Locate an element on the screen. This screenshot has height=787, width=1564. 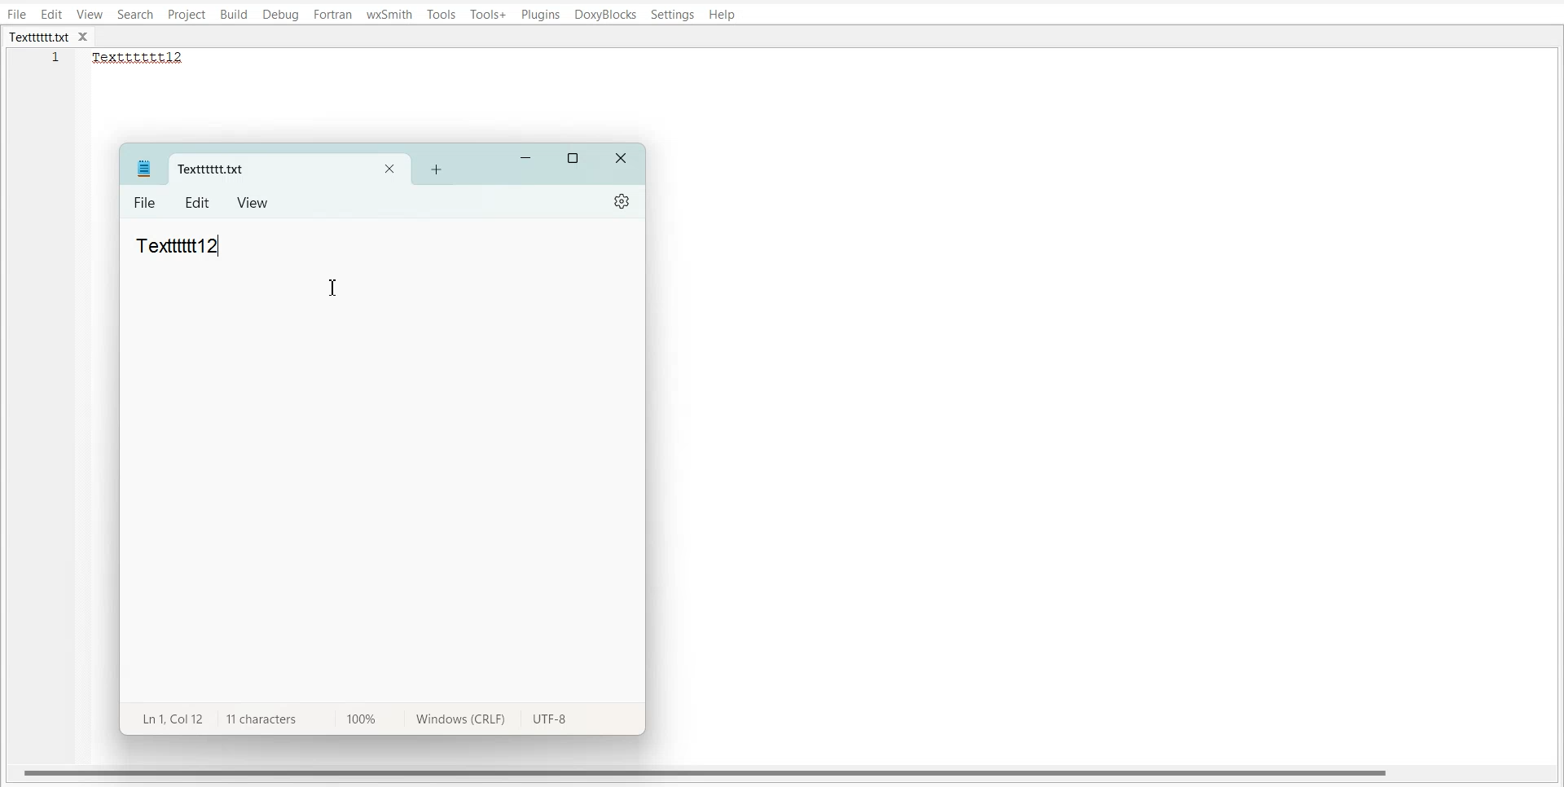
Search is located at coordinates (136, 14).